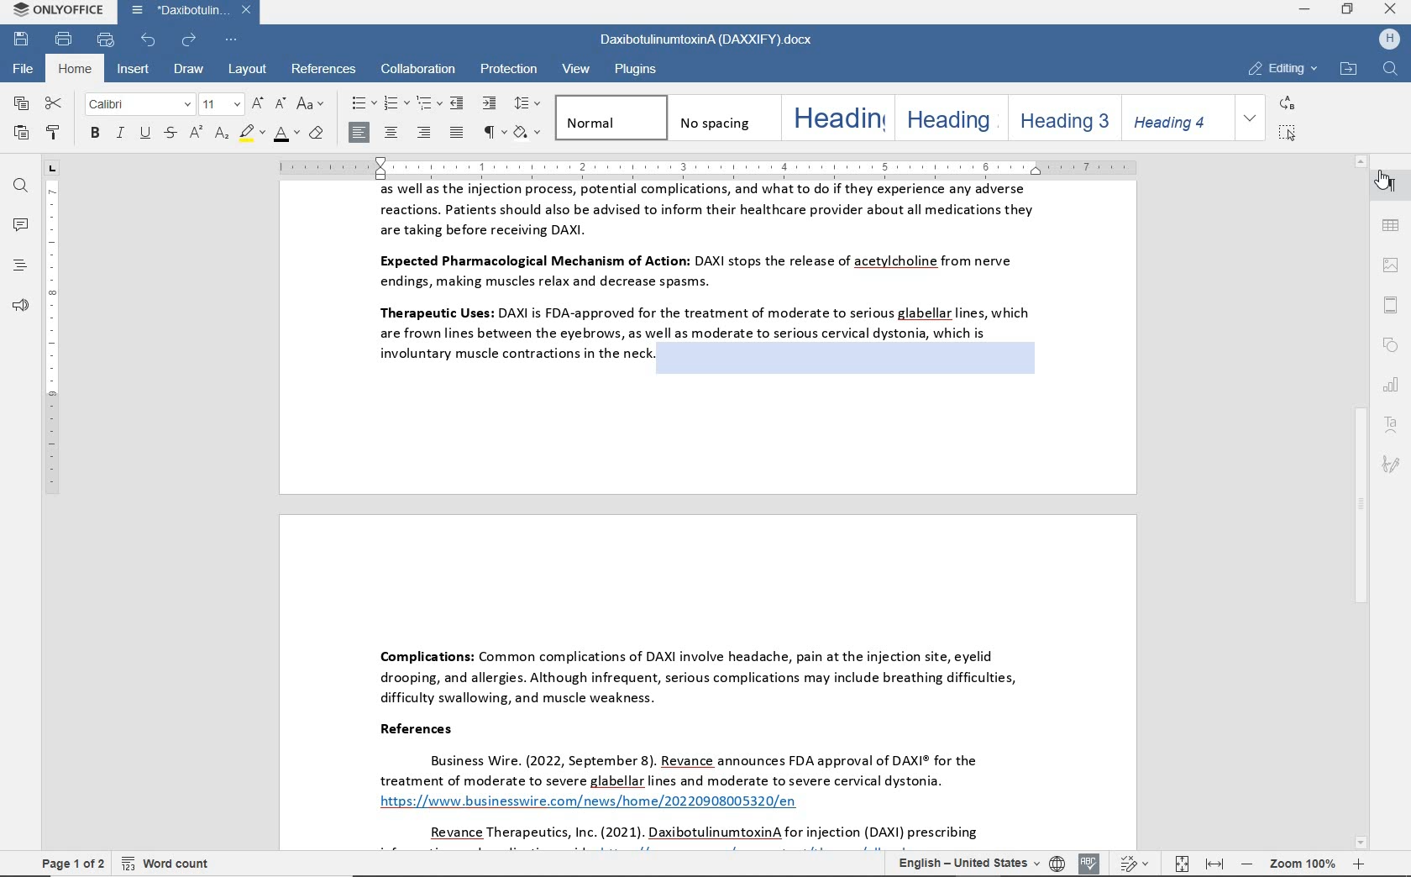  I want to click on chart, so click(1392, 383).